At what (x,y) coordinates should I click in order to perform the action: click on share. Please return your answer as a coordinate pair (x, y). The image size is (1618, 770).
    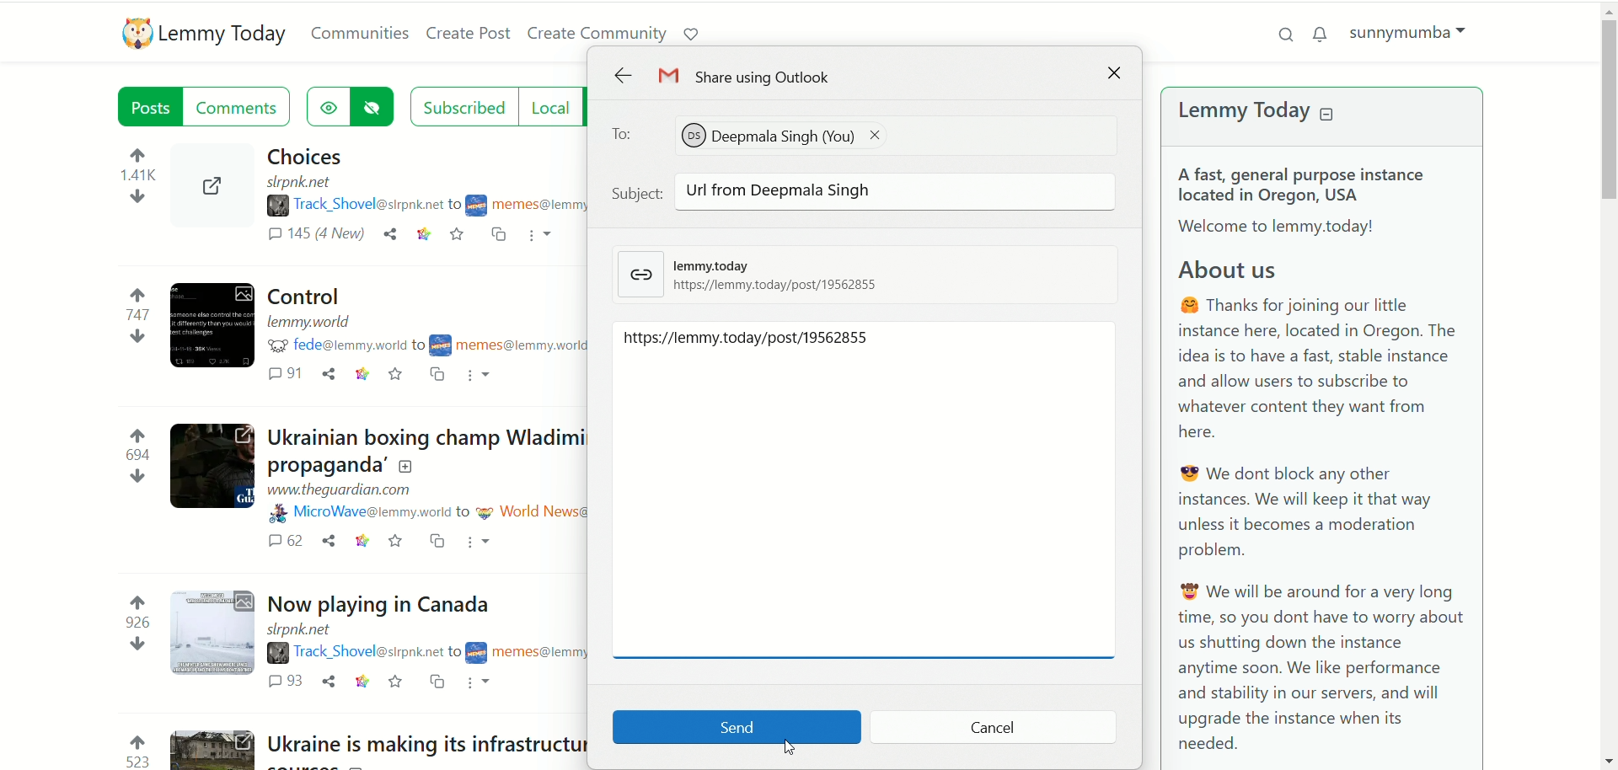
    Looking at the image, I should click on (388, 237).